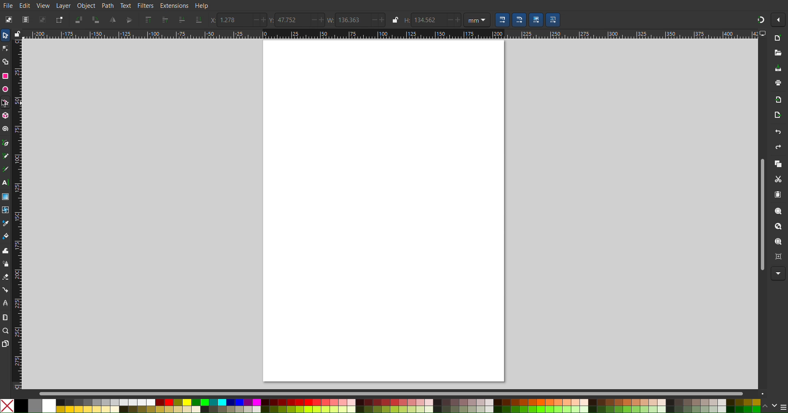  I want to click on Object, so click(87, 6).